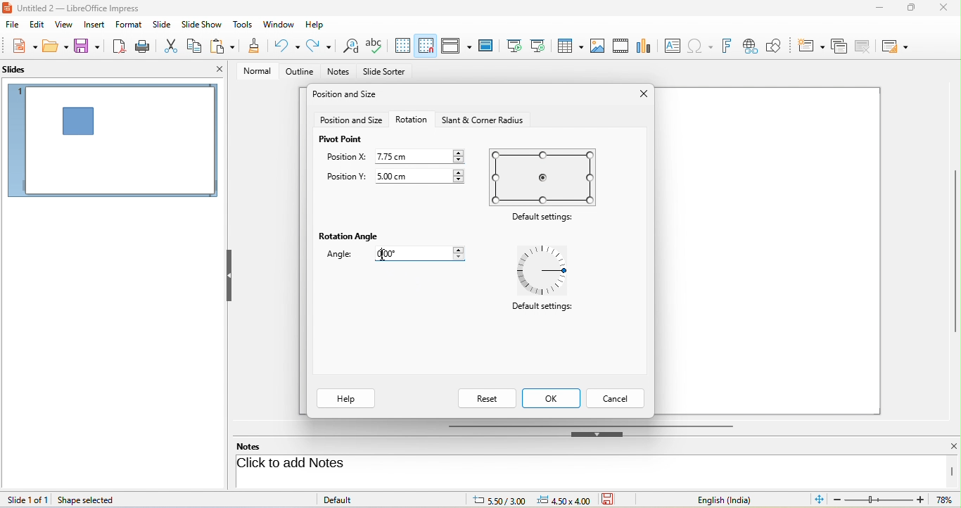 This screenshot has height=508, width=961. What do you see at coordinates (204, 25) in the screenshot?
I see `slide show` at bounding box center [204, 25].